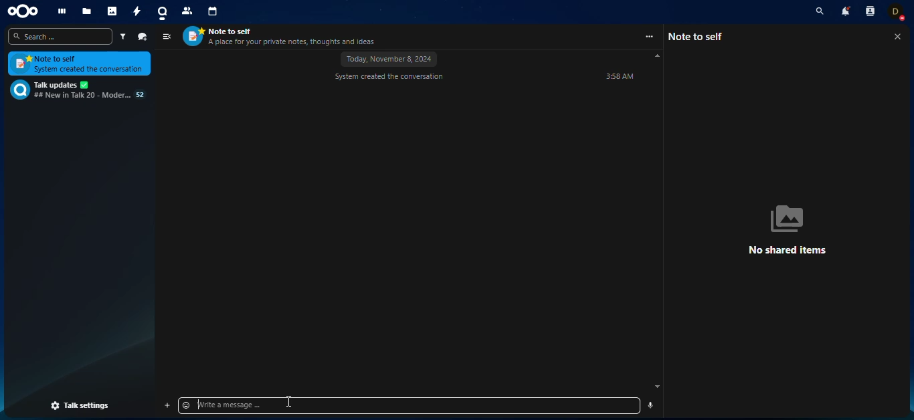 The height and width of the screenshot is (420, 914). What do you see at coordinates (651, 405) in the screenshot?
I see `record` at bounding box center [651, 405].